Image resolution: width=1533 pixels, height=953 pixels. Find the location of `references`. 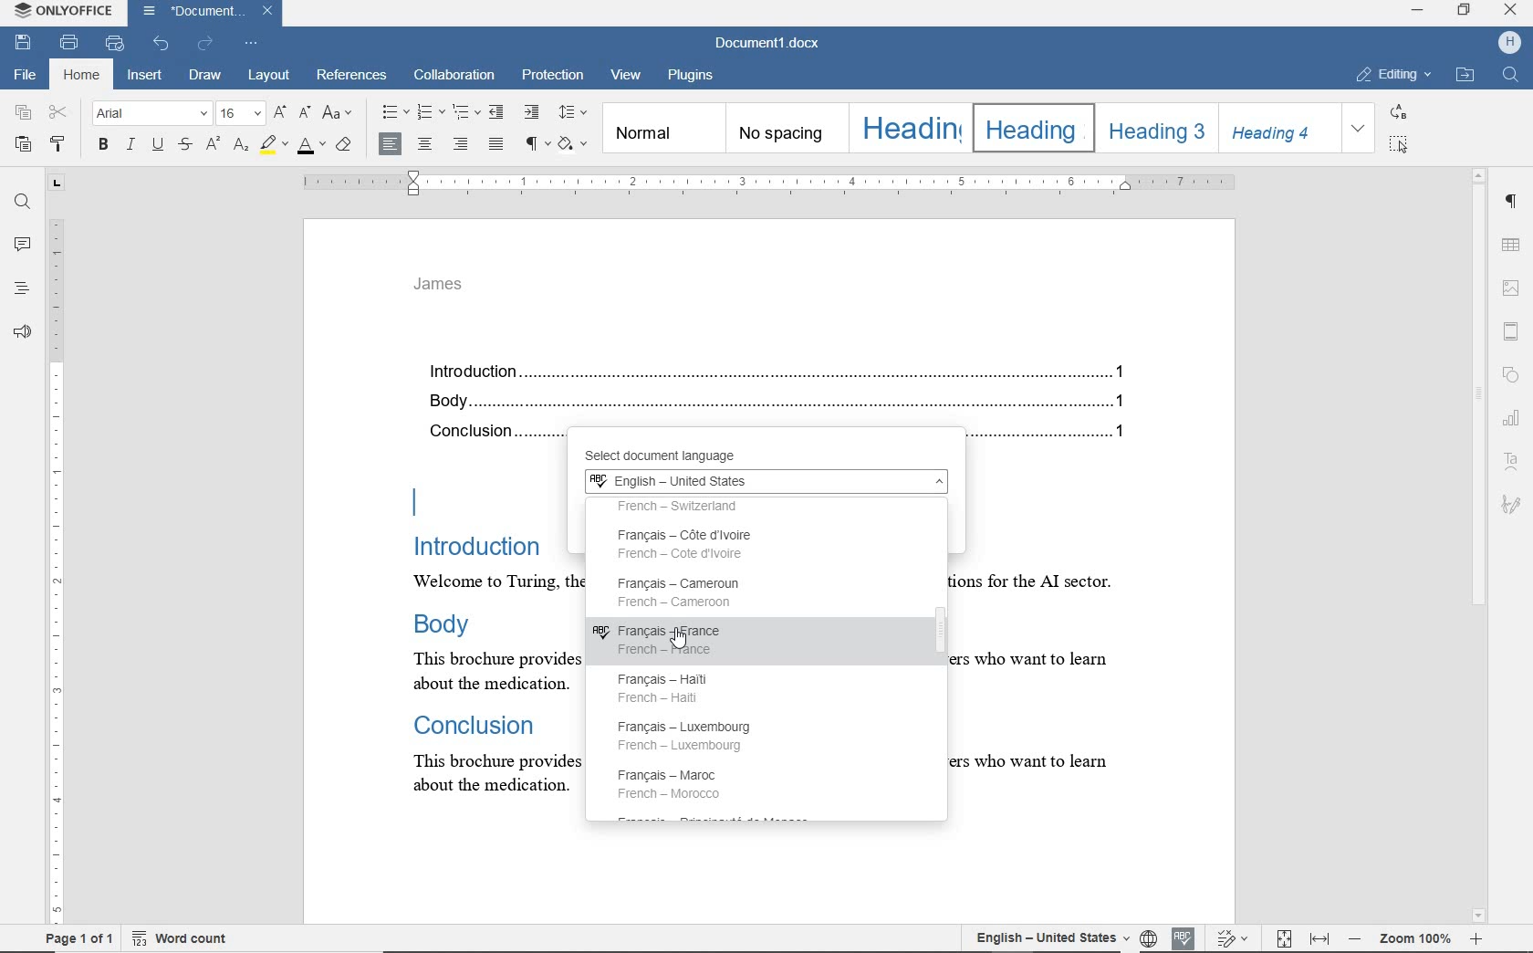

references is located at coordinates (353, 78).